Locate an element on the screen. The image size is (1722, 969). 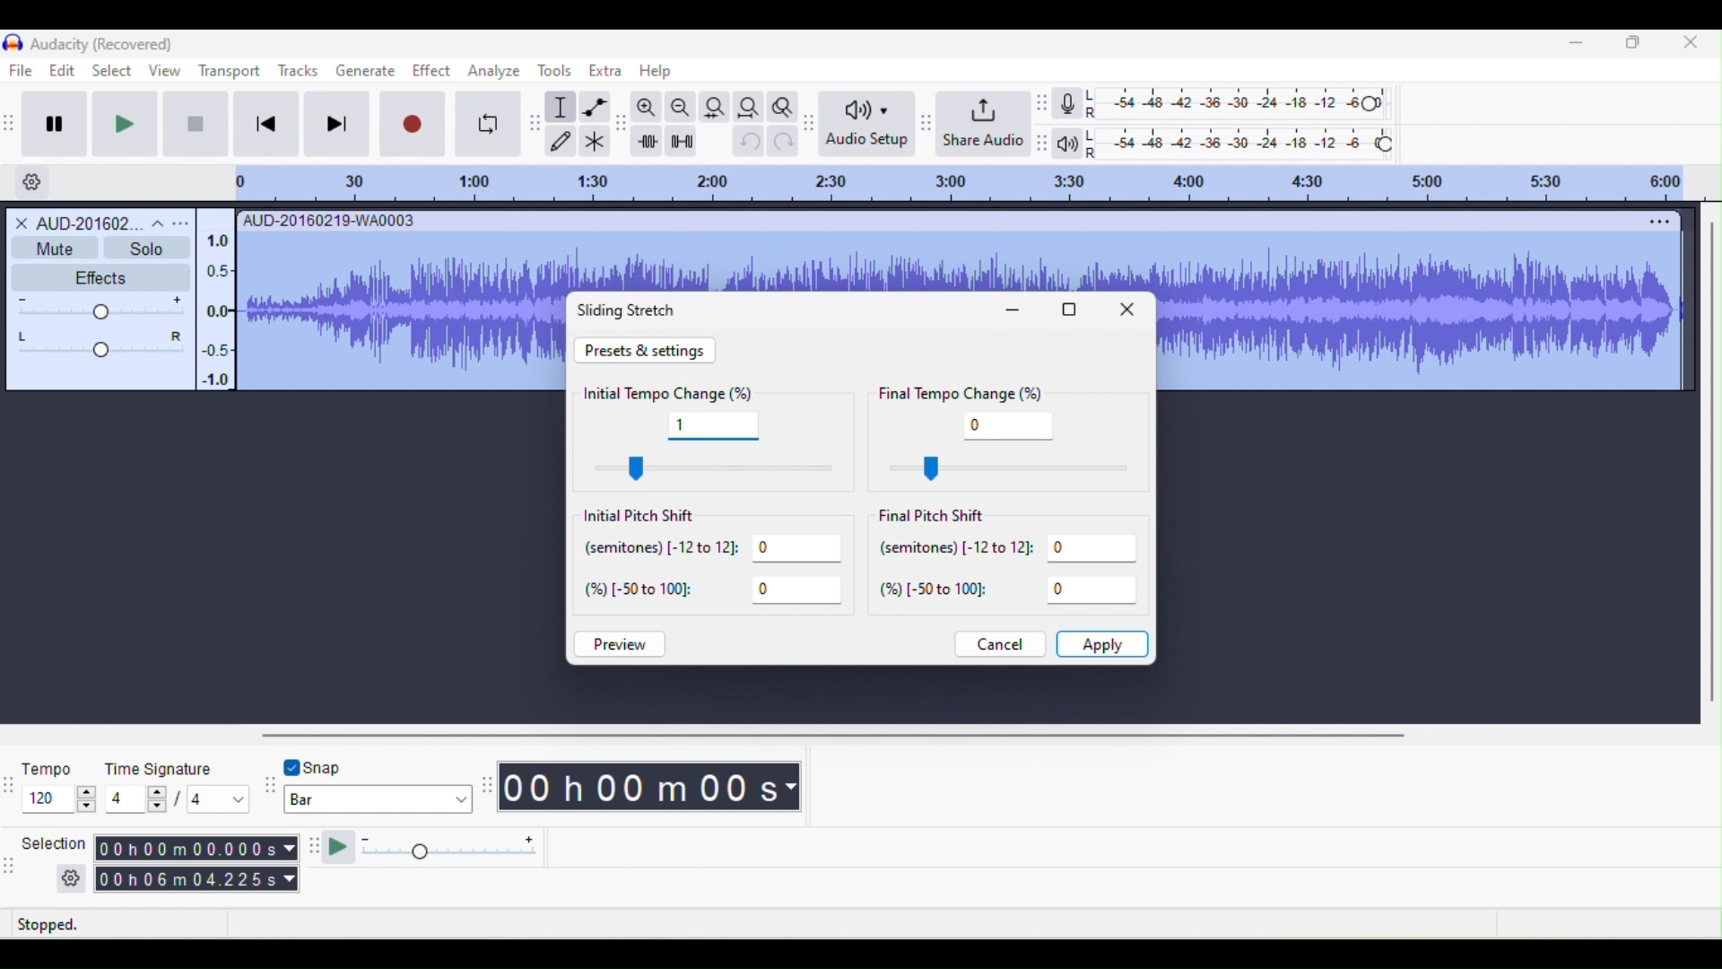
stopped is located at coordinates (73, 925).